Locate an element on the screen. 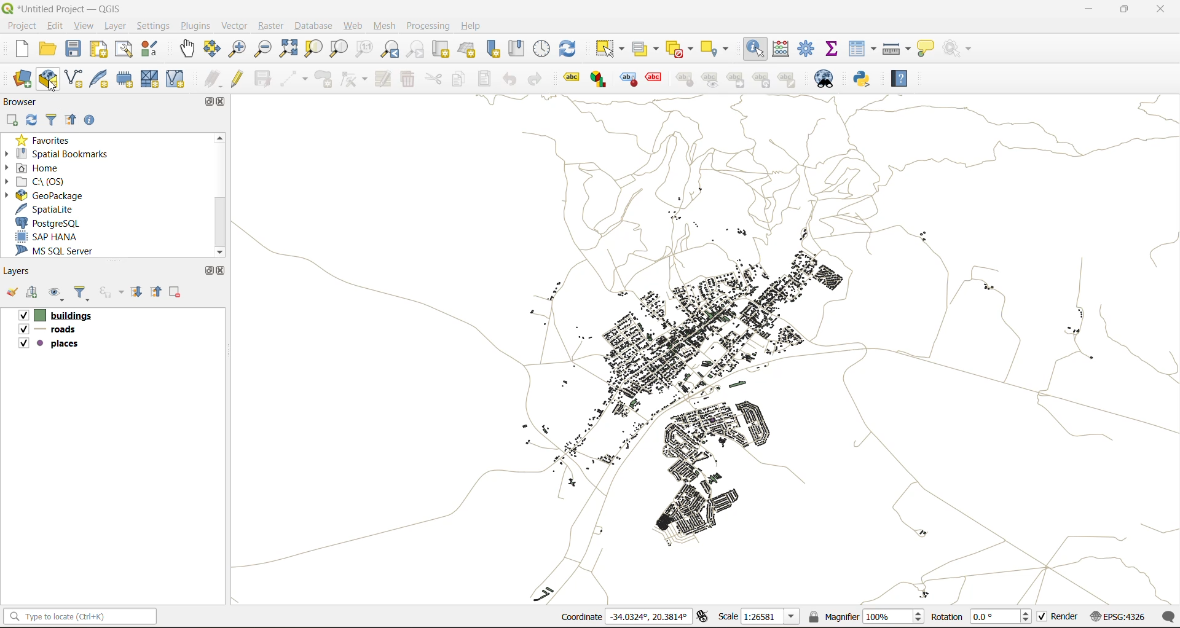 The width and height of the screenshot is (1180, 628). new spatial bookmark is located at coordinates (495, 51).